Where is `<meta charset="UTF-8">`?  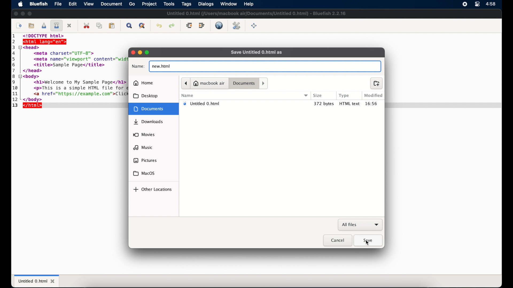 <meta charset="UTF-8"> is located at coordinates (67, 53).